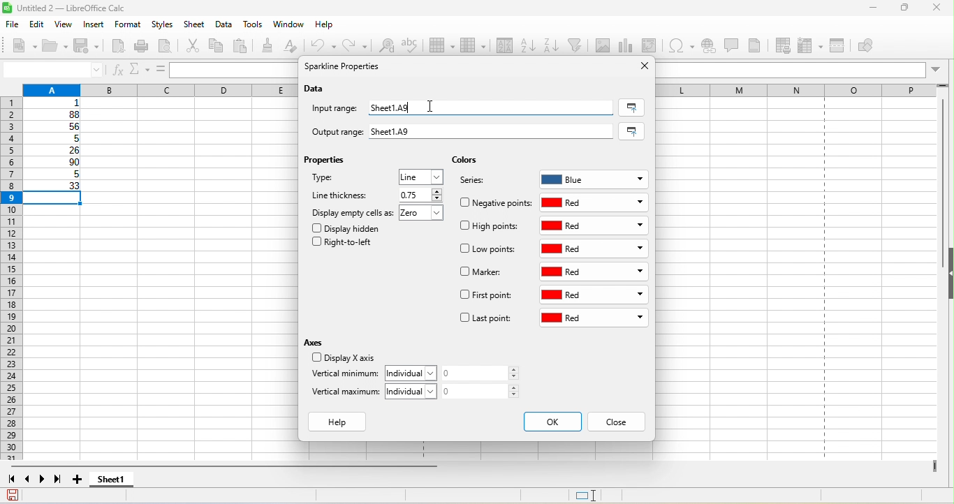  What do you see at coordinates (342, 195) in the screenshot?
I see `line thickness` at bounding box center [342, 195].